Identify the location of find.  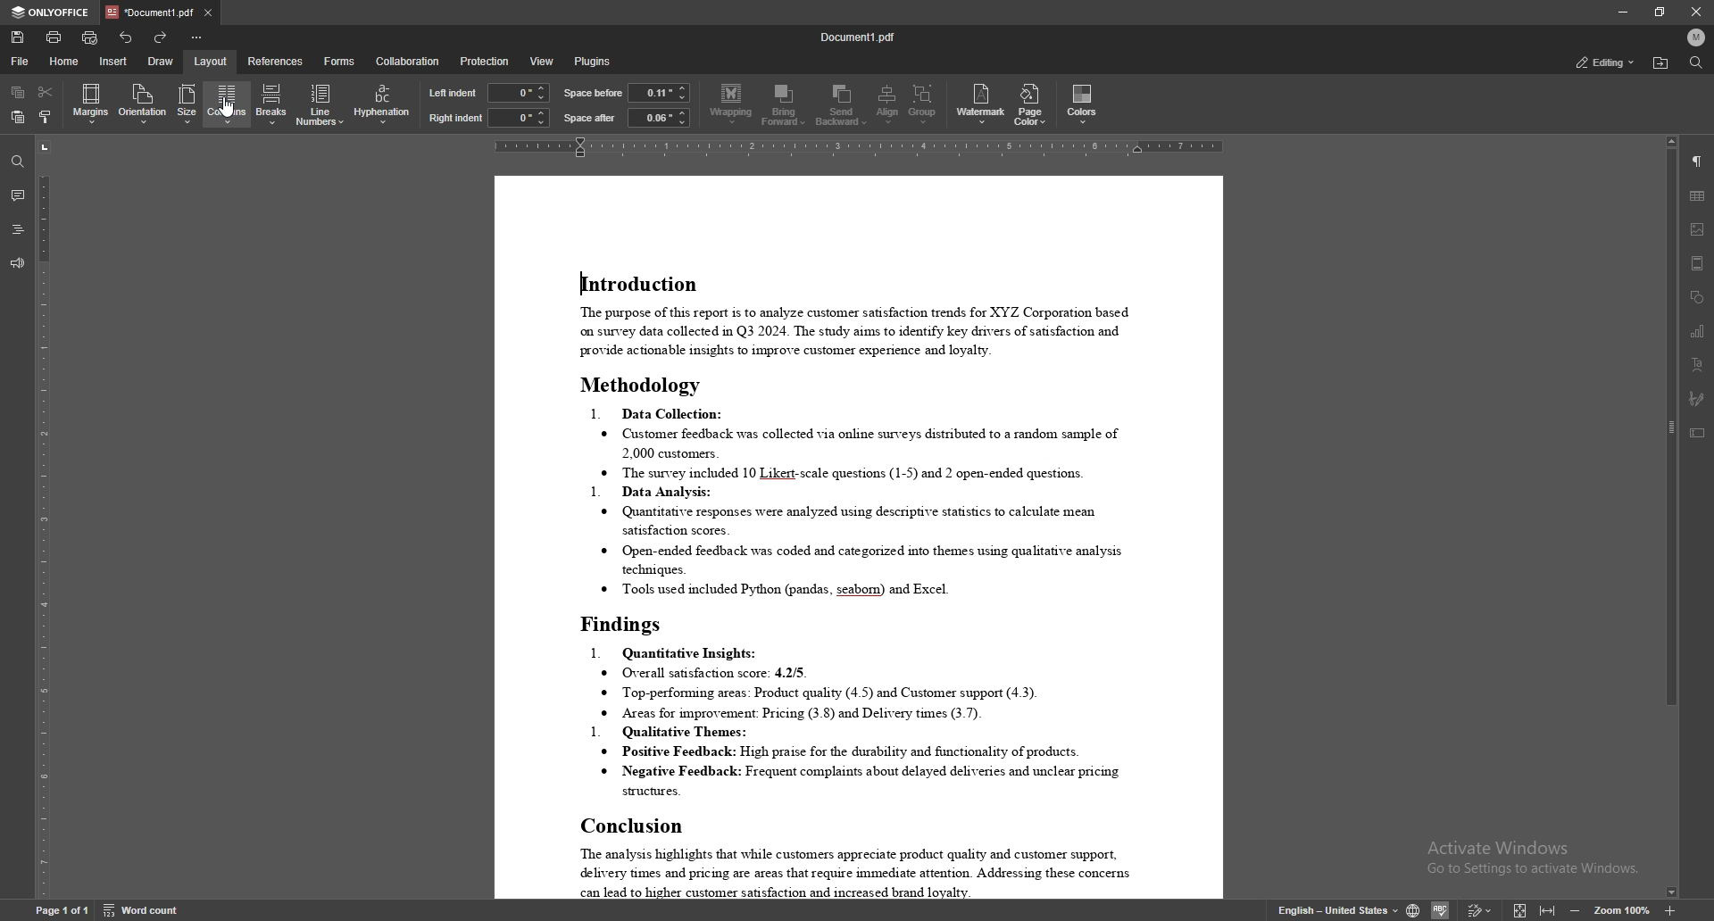
(1695, 62).